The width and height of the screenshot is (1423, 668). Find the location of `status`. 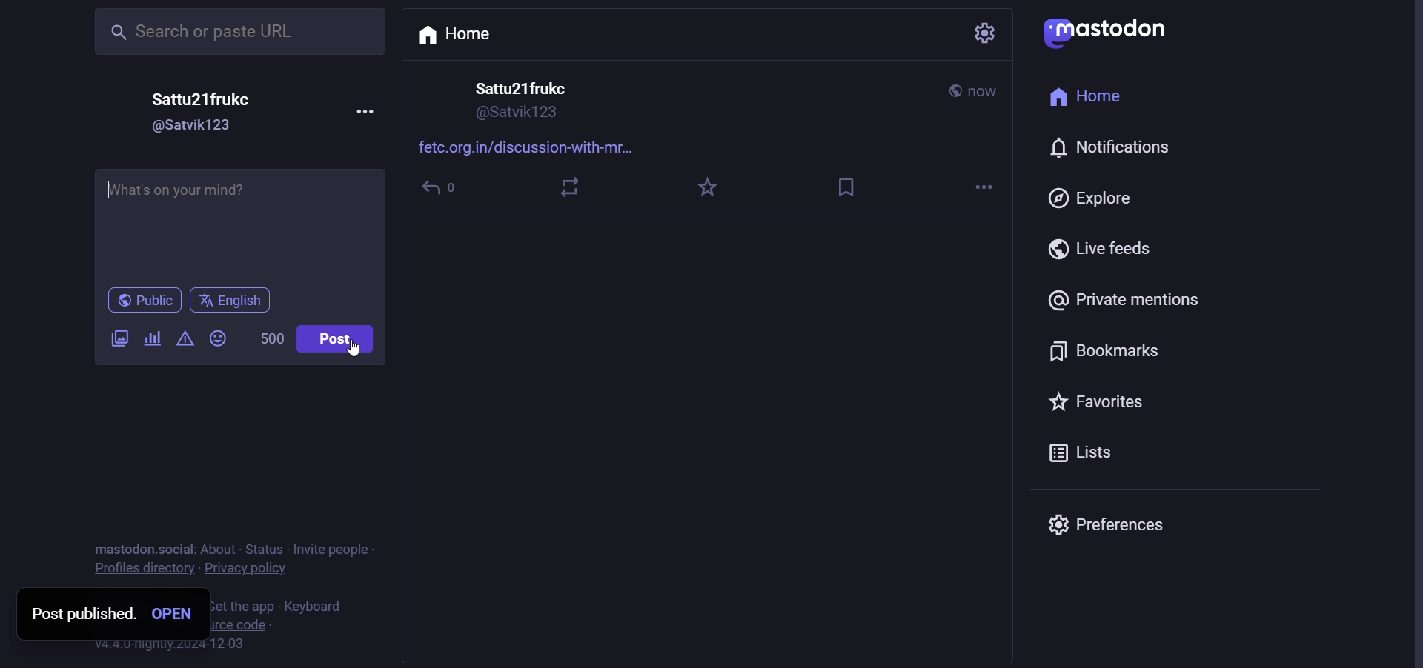

status is located at coordinates (263, 550).